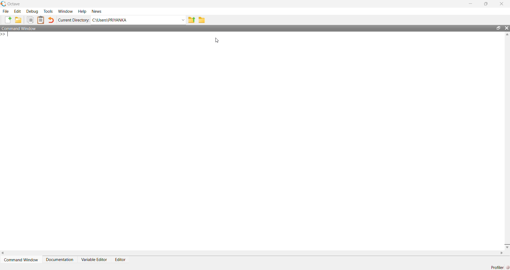  Describe the element at coordinates (48, 11) in the screenshot. I see `Tools` at that location.